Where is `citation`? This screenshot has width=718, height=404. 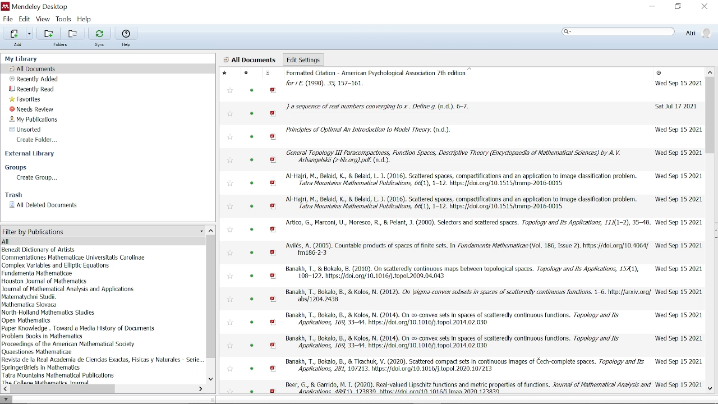 citation is located at coordinates (464, 273).